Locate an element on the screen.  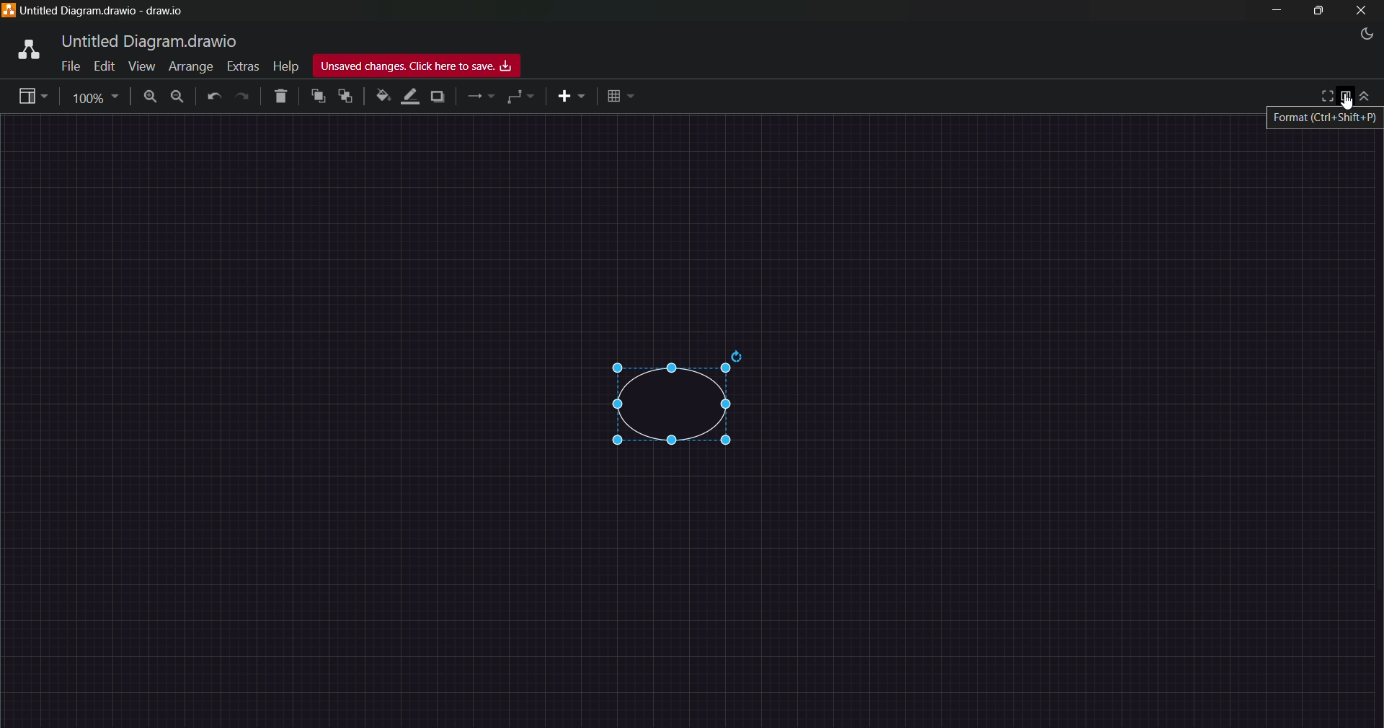
help is located at coordinates (286, 67).